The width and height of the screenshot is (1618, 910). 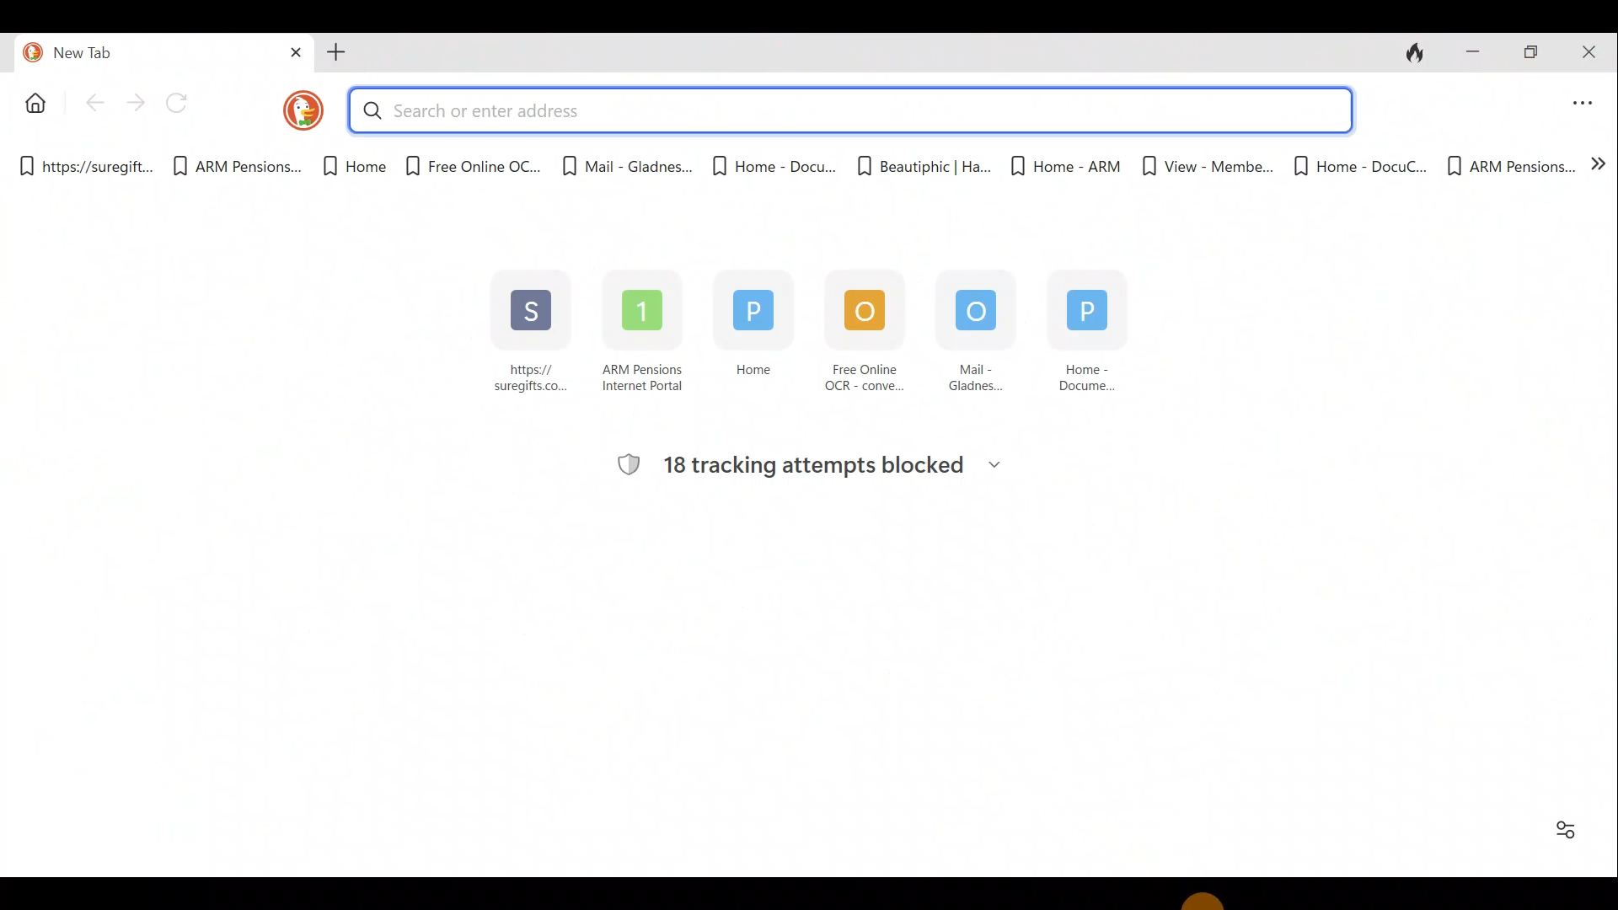 I want to click on 18 tracking attempts blocked ~~
PAST 7 DAYS, so click(x=844, y=469).